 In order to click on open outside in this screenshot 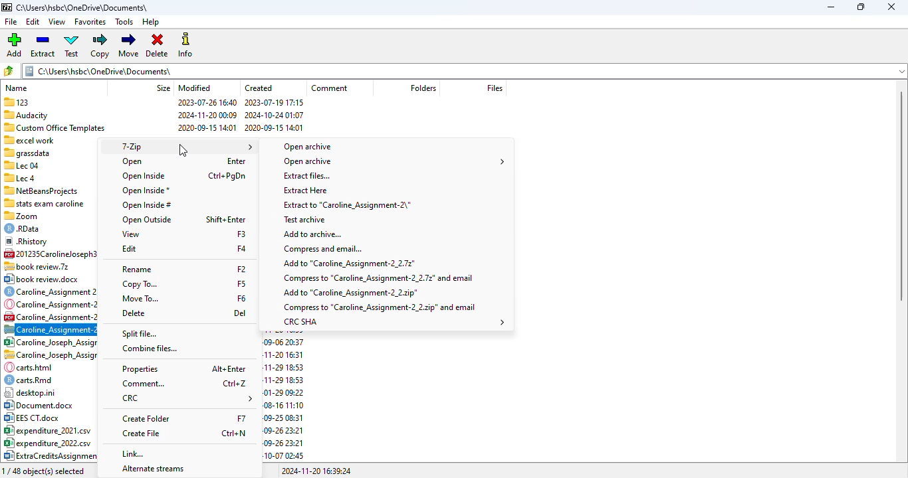, I will do `click(147, 220)`.